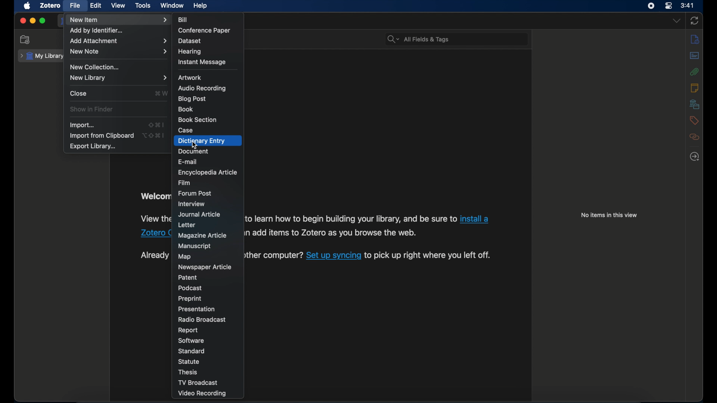 The width and height of the screenshot is (717, 403). What do you see at coordinates (194, 145) in the screenshot?
I see `cursor` at bounding box center [194, 145].